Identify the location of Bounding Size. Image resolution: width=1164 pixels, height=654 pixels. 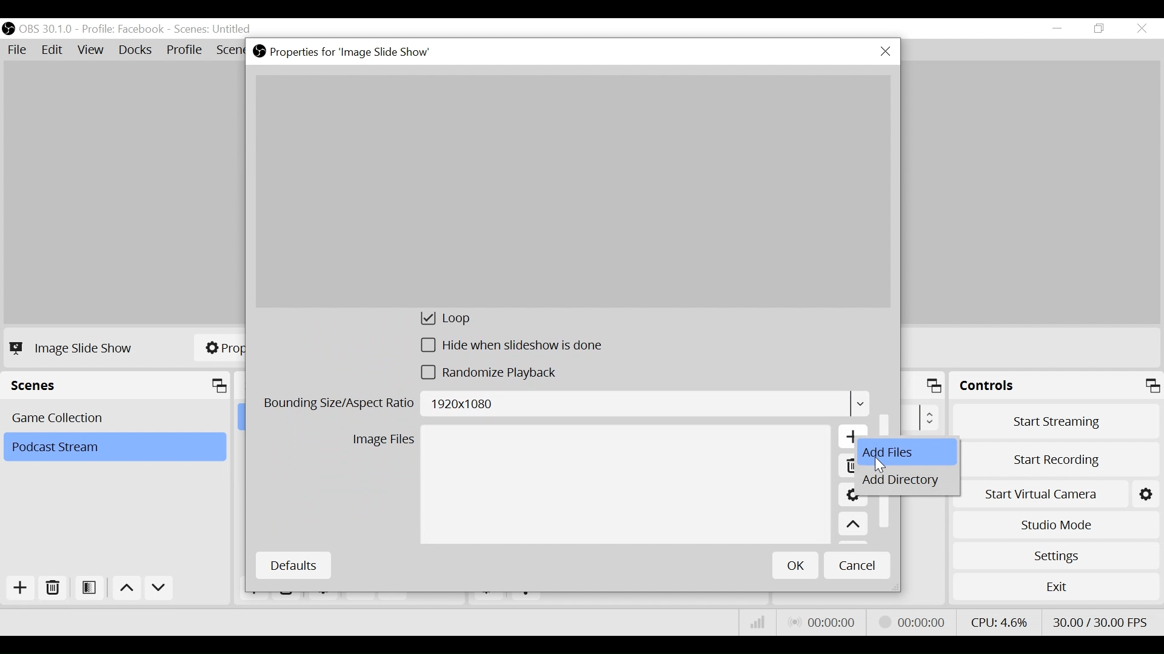
(565, 406).